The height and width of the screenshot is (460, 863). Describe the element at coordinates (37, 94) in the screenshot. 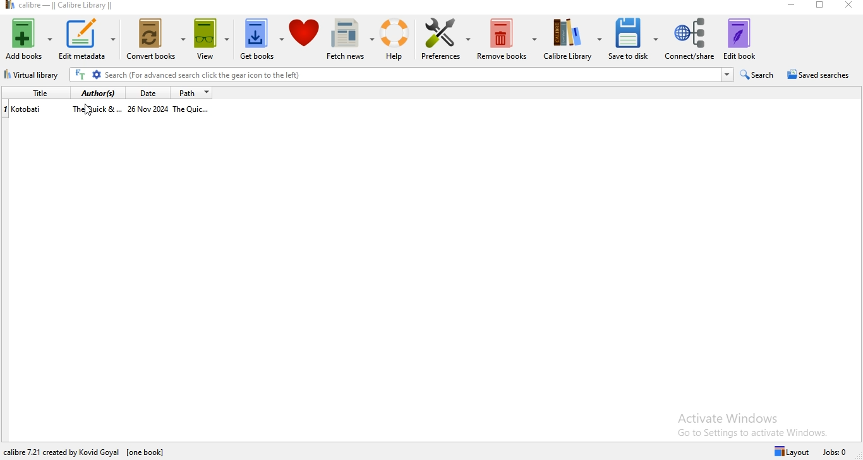

I see `title` at that location.